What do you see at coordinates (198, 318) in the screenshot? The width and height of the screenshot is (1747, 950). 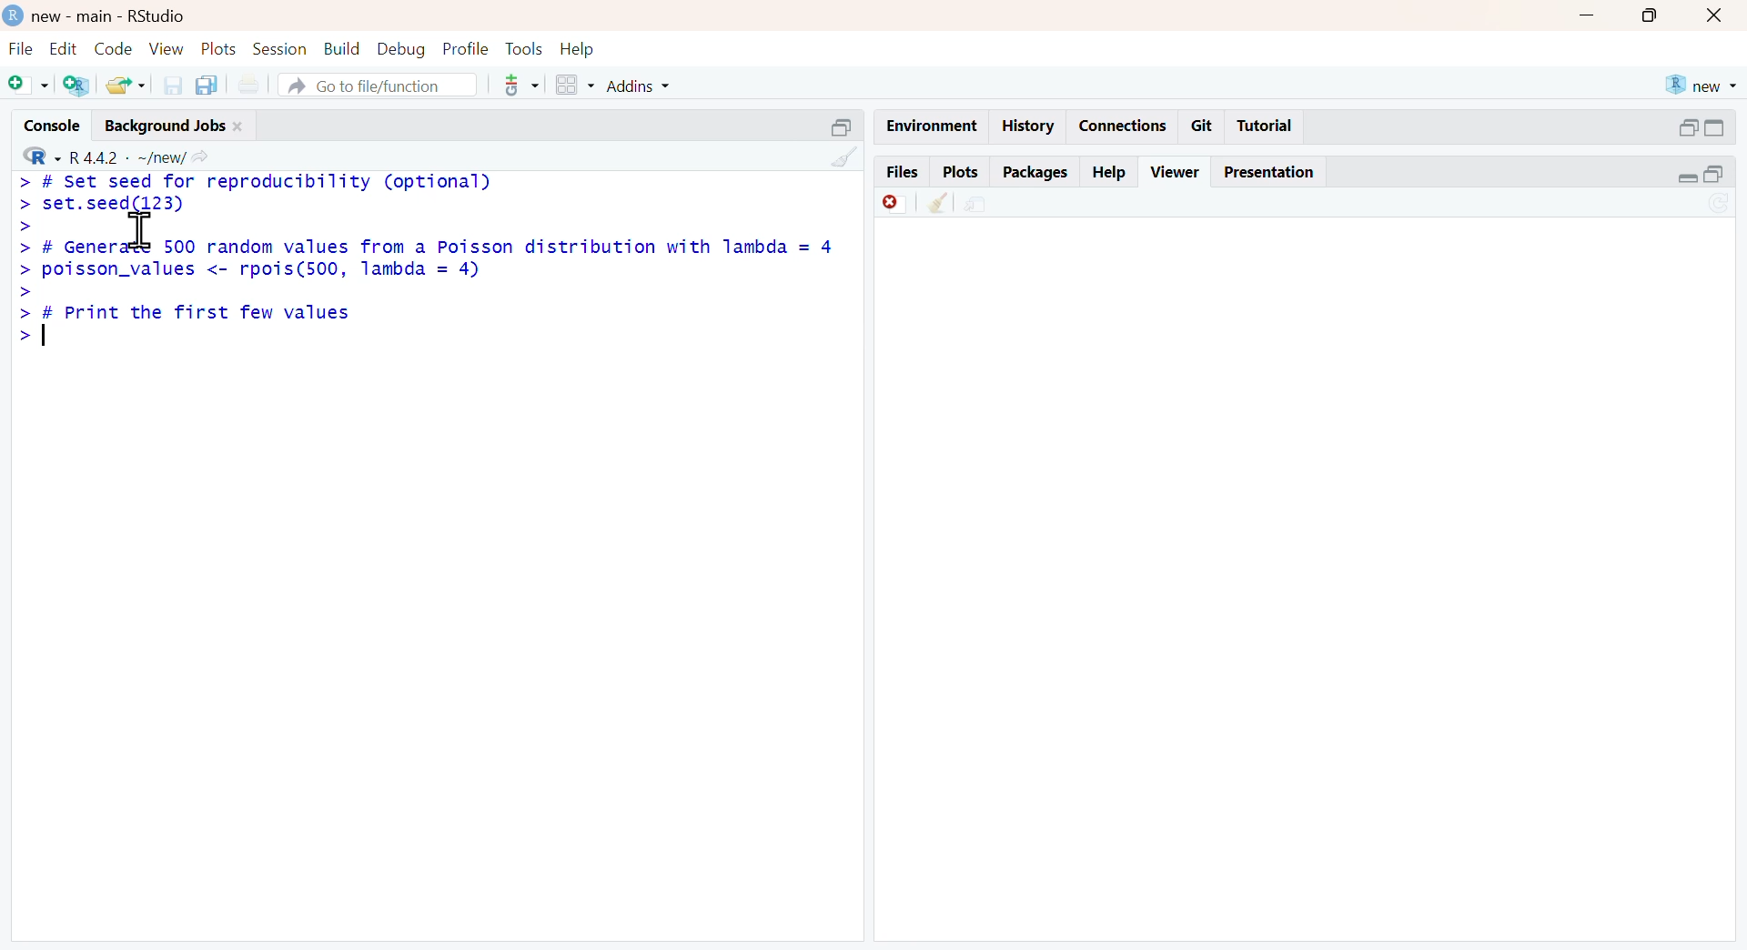 I see `# Print the first few values` at bounding box center [198, 318].